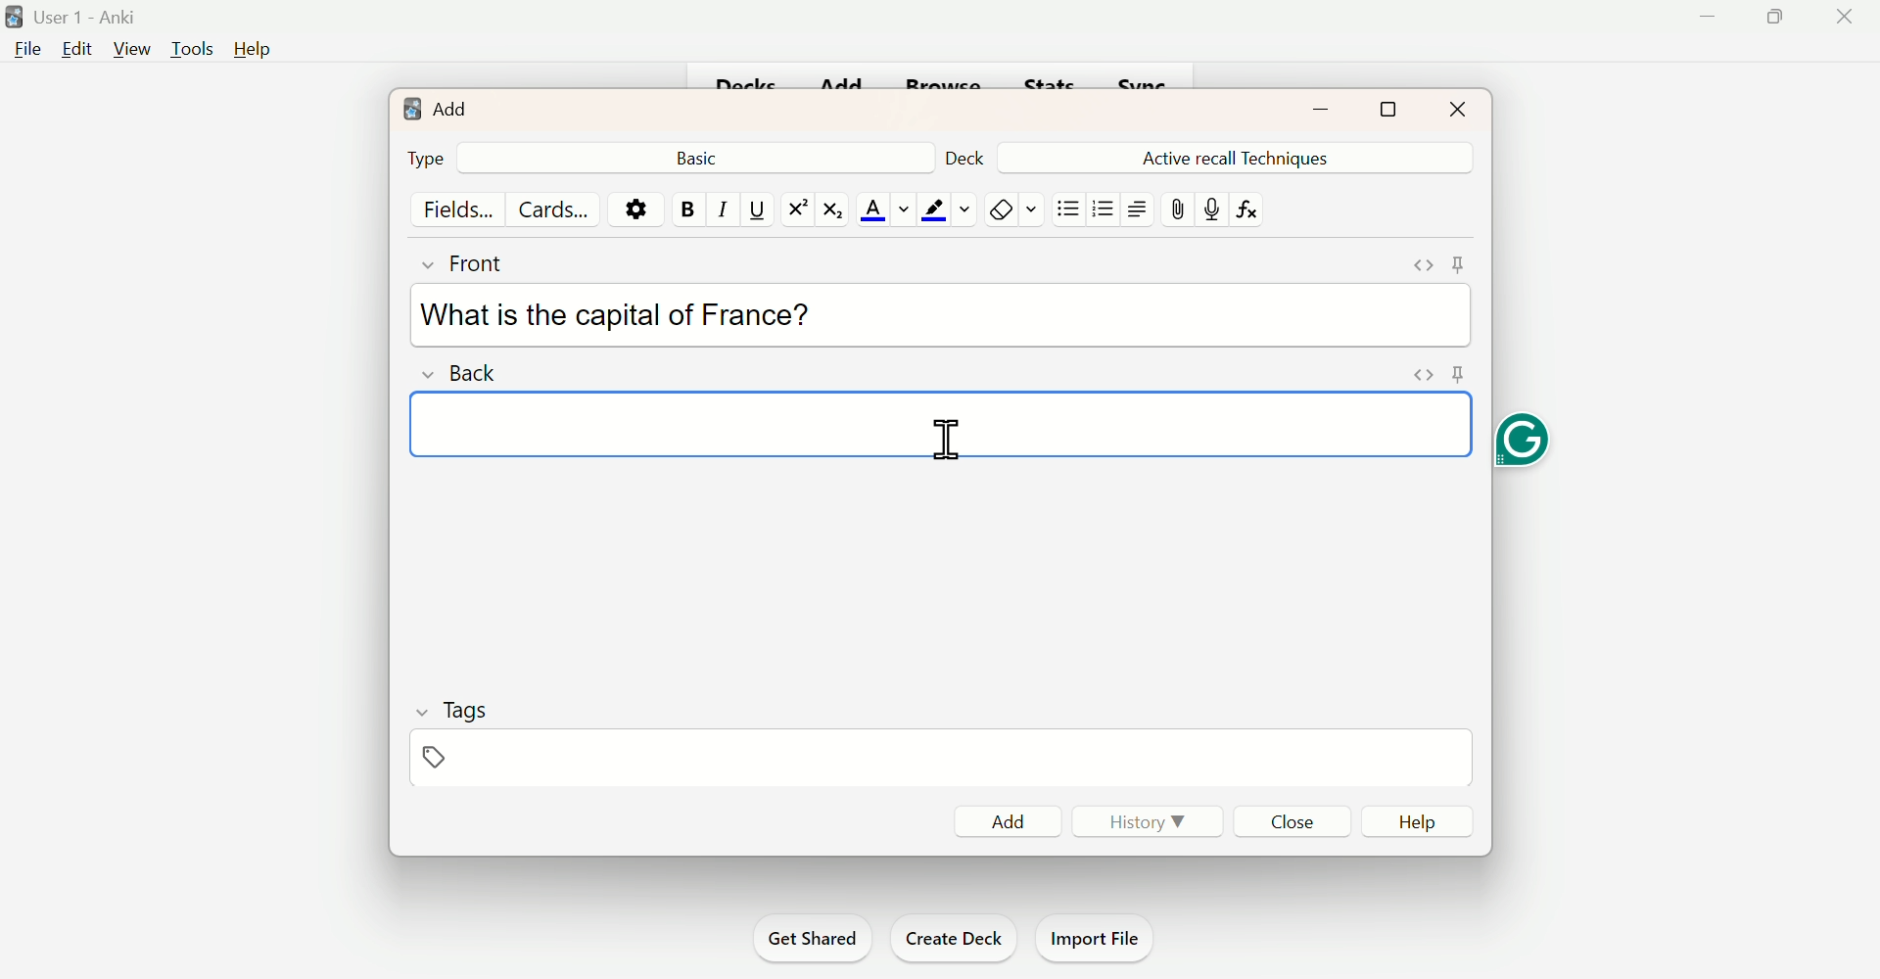  Describe the element at coordinates (1241, 156) in the screenshot. I see `Active Recall Techniques` at that location.